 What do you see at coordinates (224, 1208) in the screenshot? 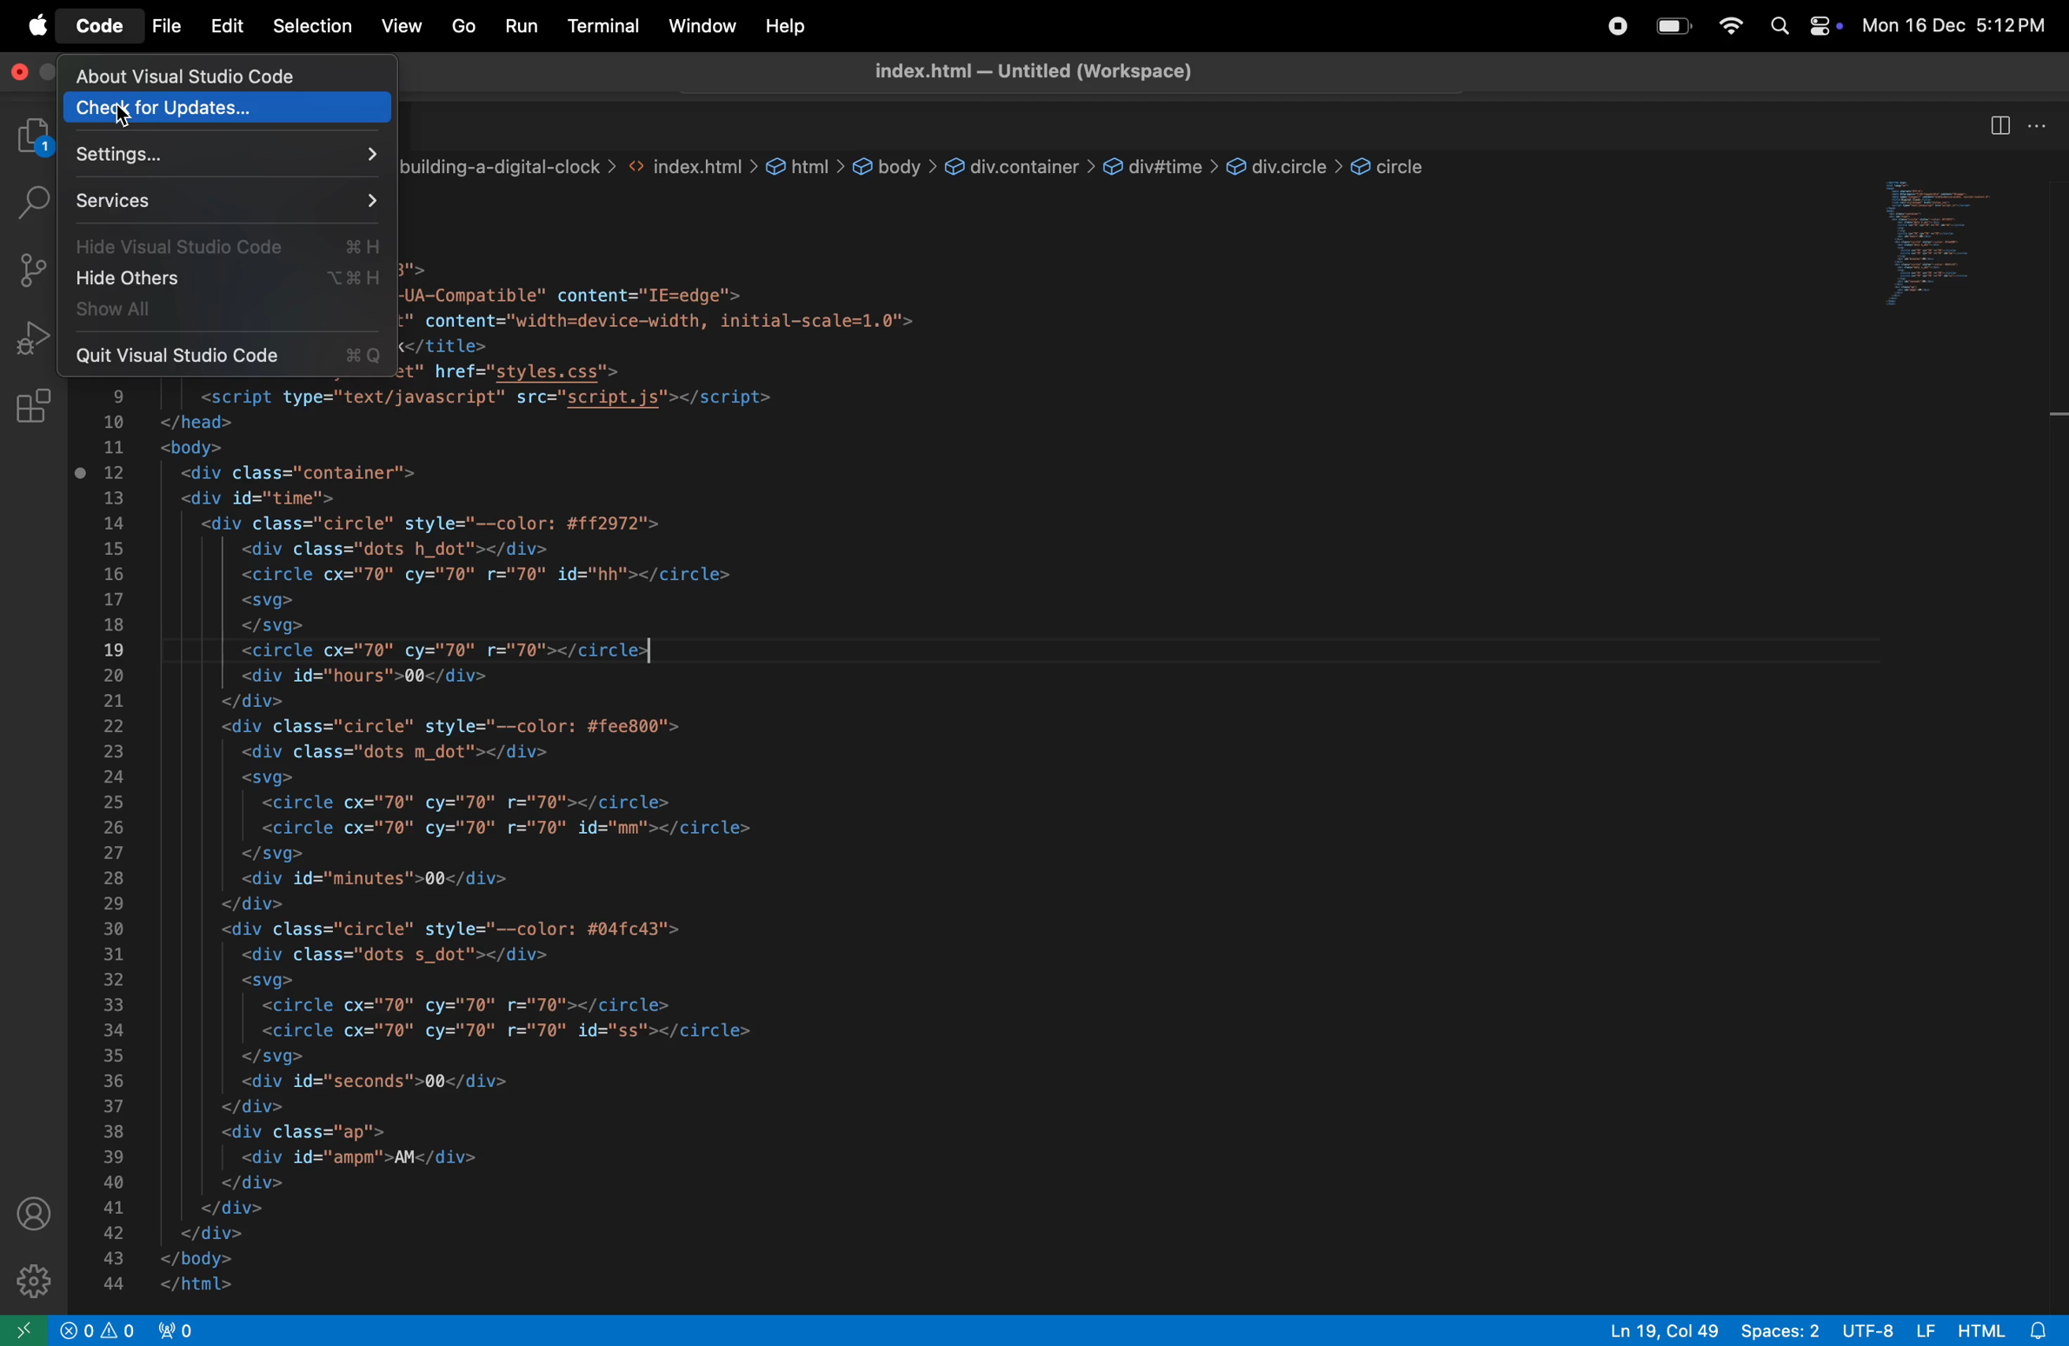
I see `</div>` at bounding box center [224, 1208].